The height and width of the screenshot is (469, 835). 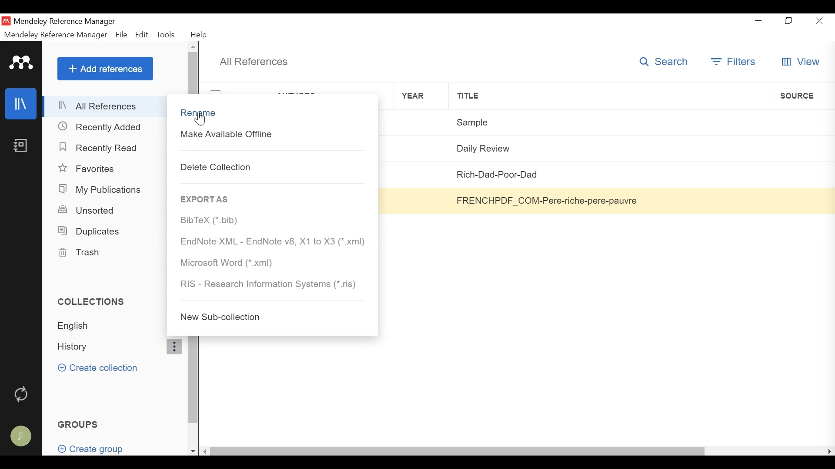 I want to click on Tools, so click(x=167, y=34).